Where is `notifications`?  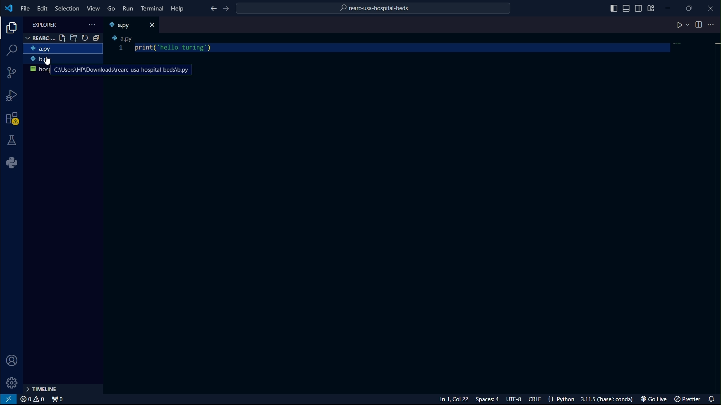
notifications is located at coordinates (712, 398).